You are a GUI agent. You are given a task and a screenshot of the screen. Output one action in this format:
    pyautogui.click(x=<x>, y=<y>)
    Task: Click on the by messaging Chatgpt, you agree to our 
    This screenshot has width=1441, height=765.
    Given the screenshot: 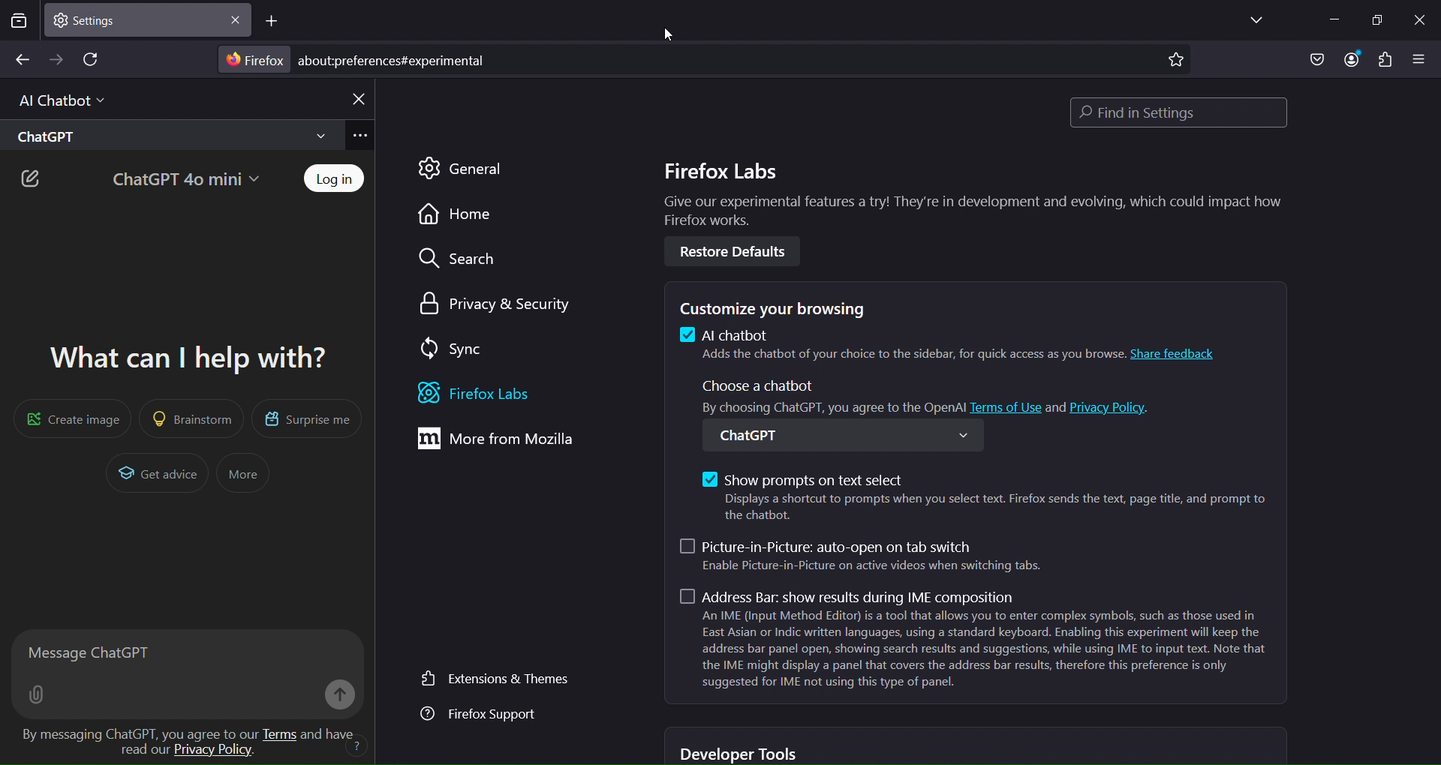 What is the action you would take?
    pyautogui.click(x=134, y=731)
    